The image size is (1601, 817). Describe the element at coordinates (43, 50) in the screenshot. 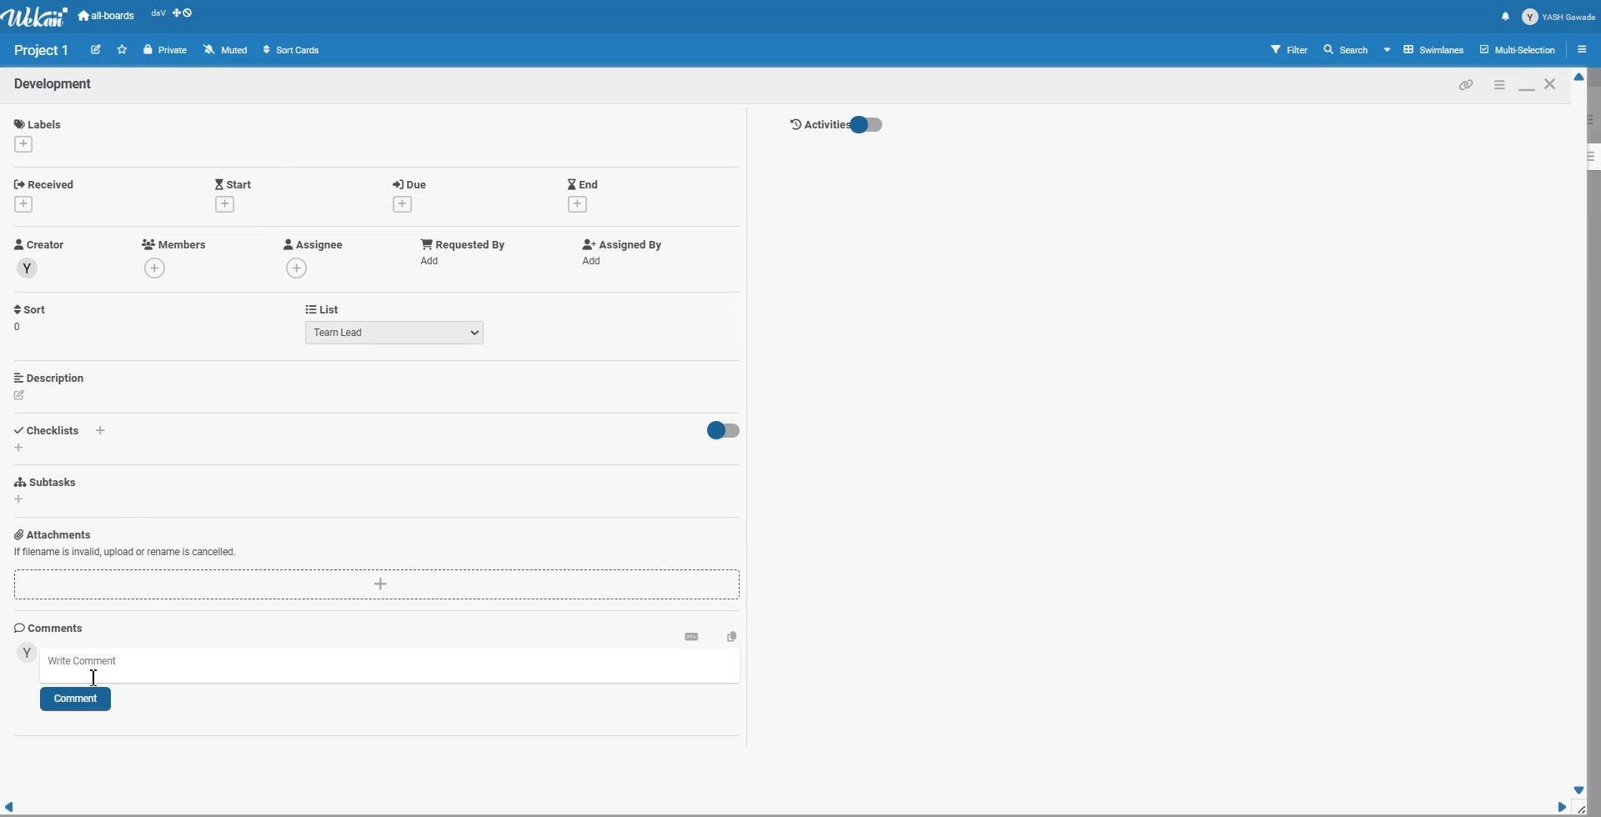

I see `Text` at that location.